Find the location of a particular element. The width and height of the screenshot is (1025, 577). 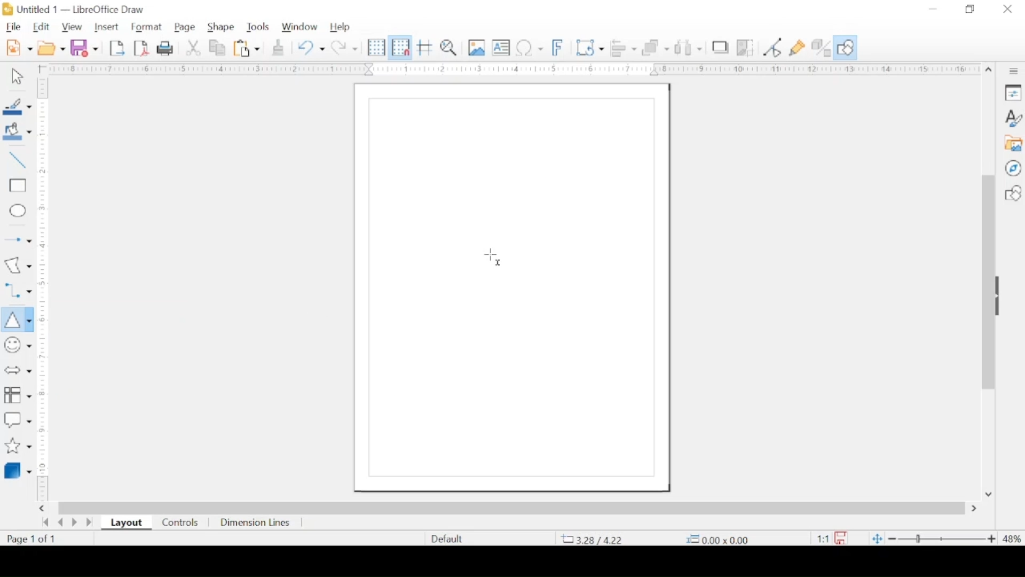

properties is located at coordinates (1013, 92).